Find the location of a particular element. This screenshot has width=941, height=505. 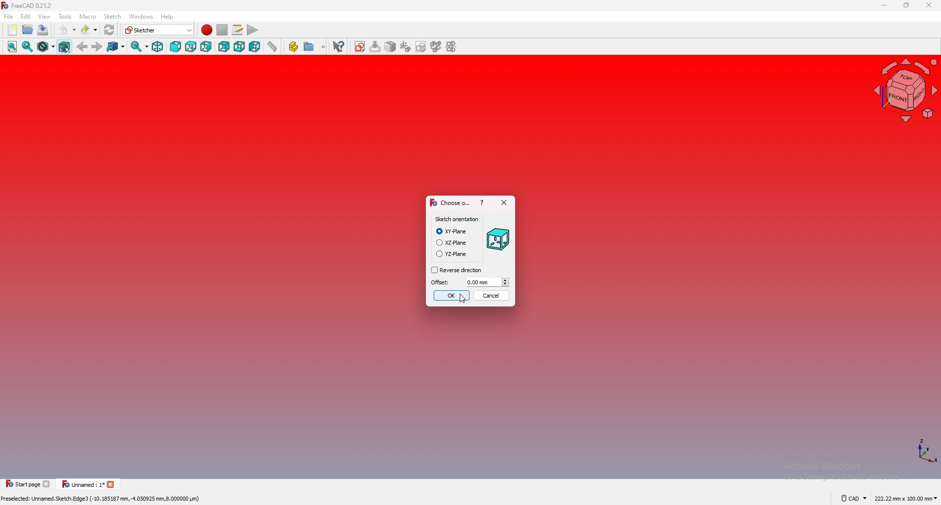

stop macro is located at coordinates (222, 29).